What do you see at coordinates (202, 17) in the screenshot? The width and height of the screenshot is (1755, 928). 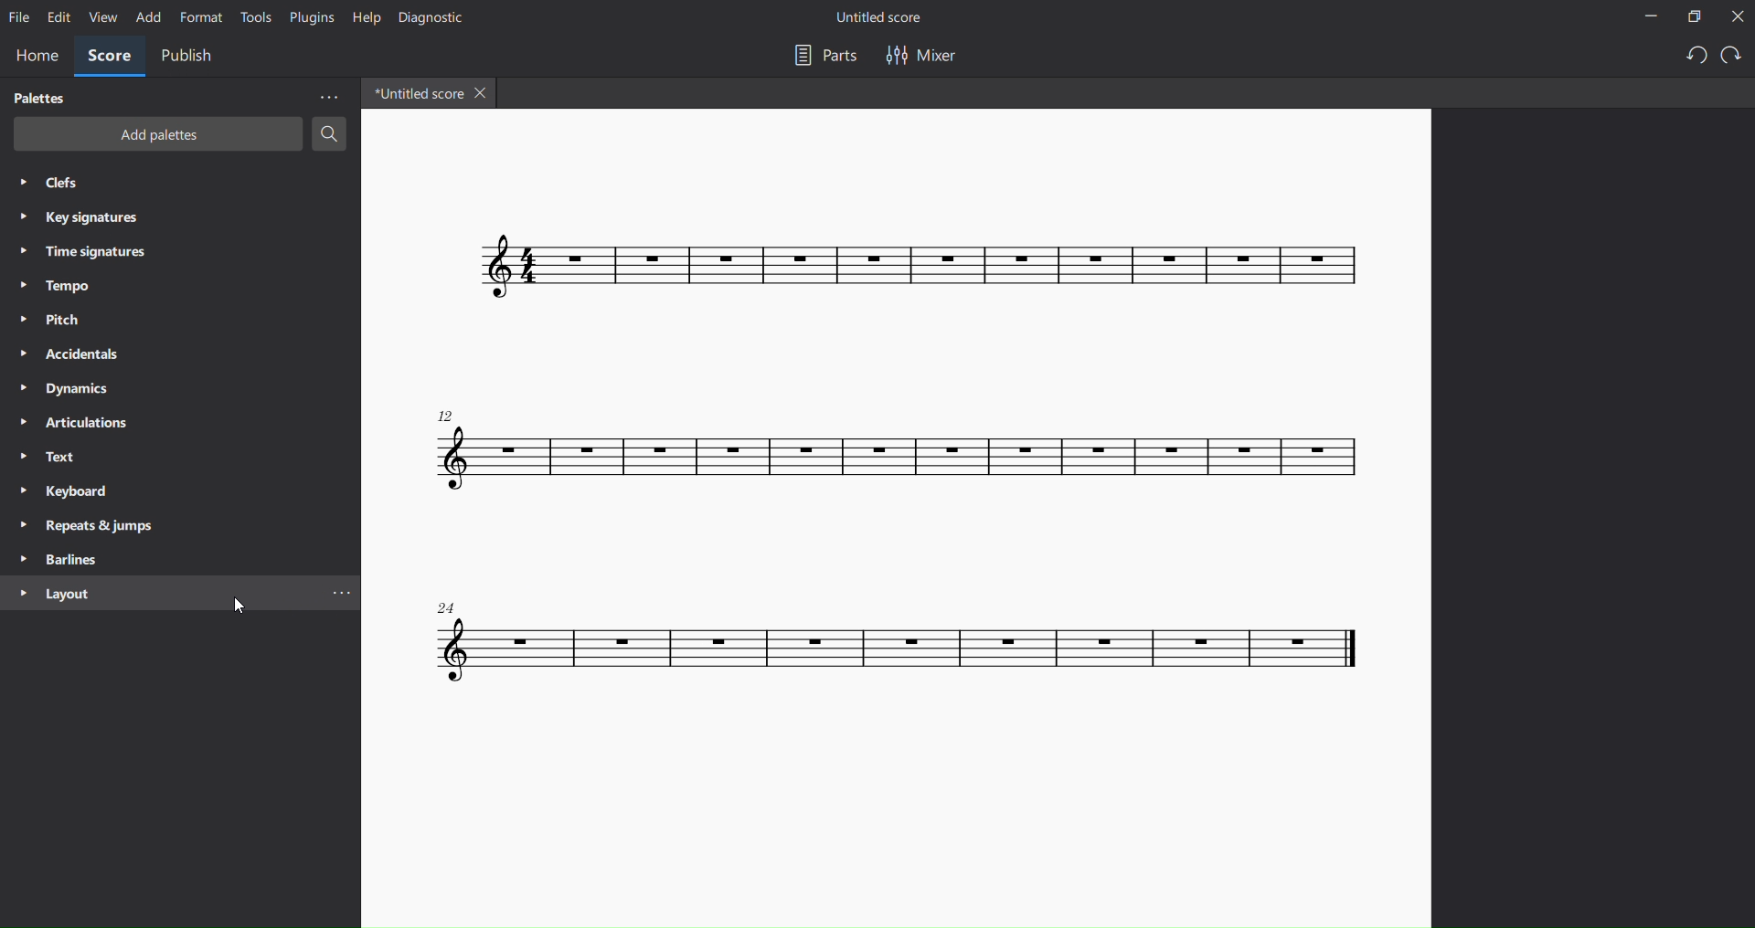 I see `format` at bounding box center [202, 17].